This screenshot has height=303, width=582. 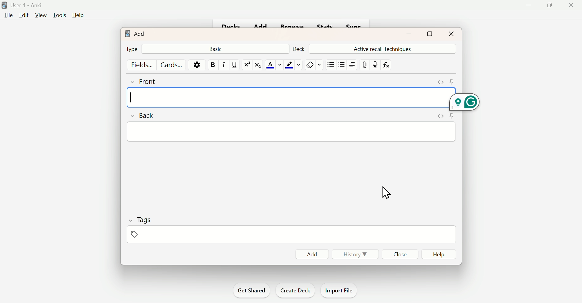 I want to click on Create Deck, so click(x=296, y=290).